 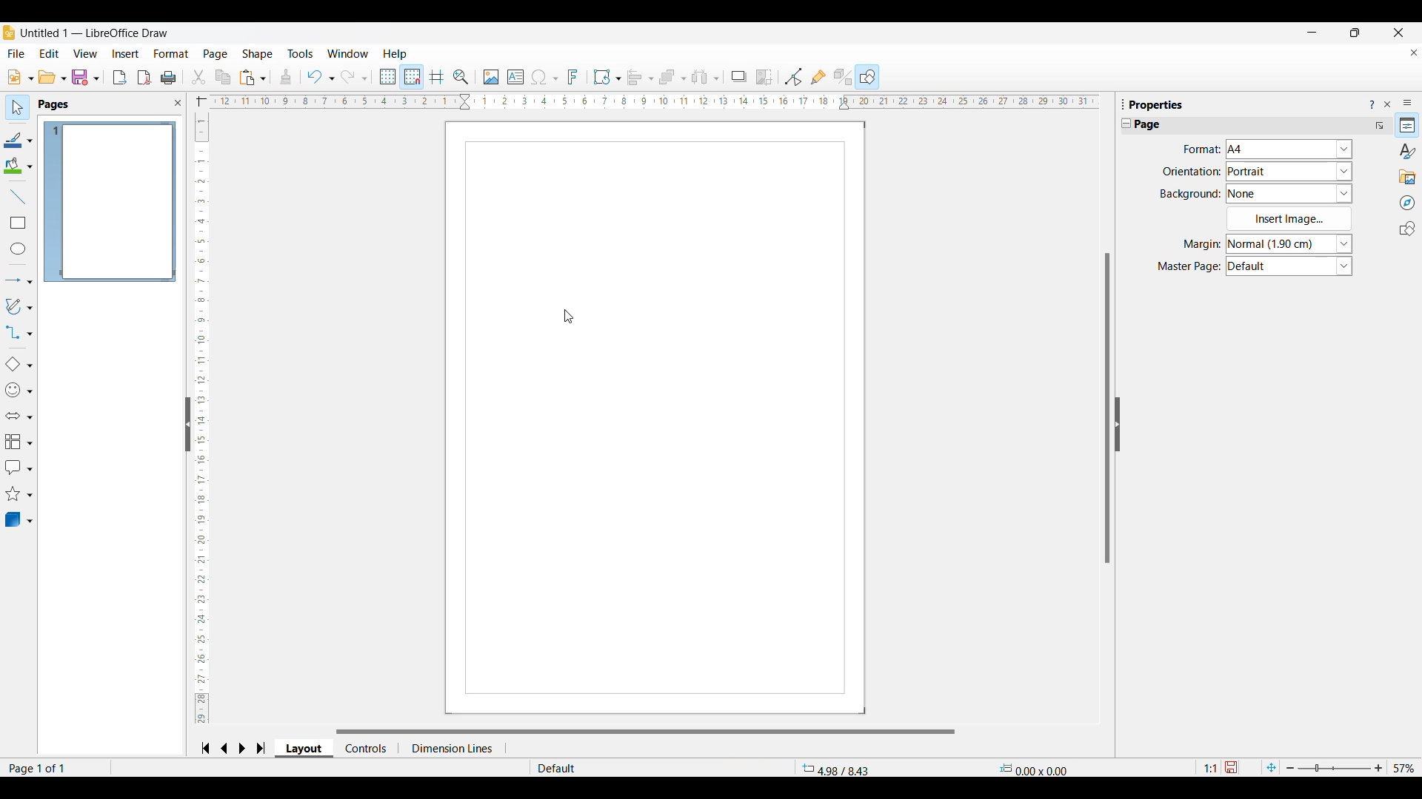 What do you see at coordinates (9, 33) in the screenshot?
I see `Software logo` at bounding box center [9, 33].